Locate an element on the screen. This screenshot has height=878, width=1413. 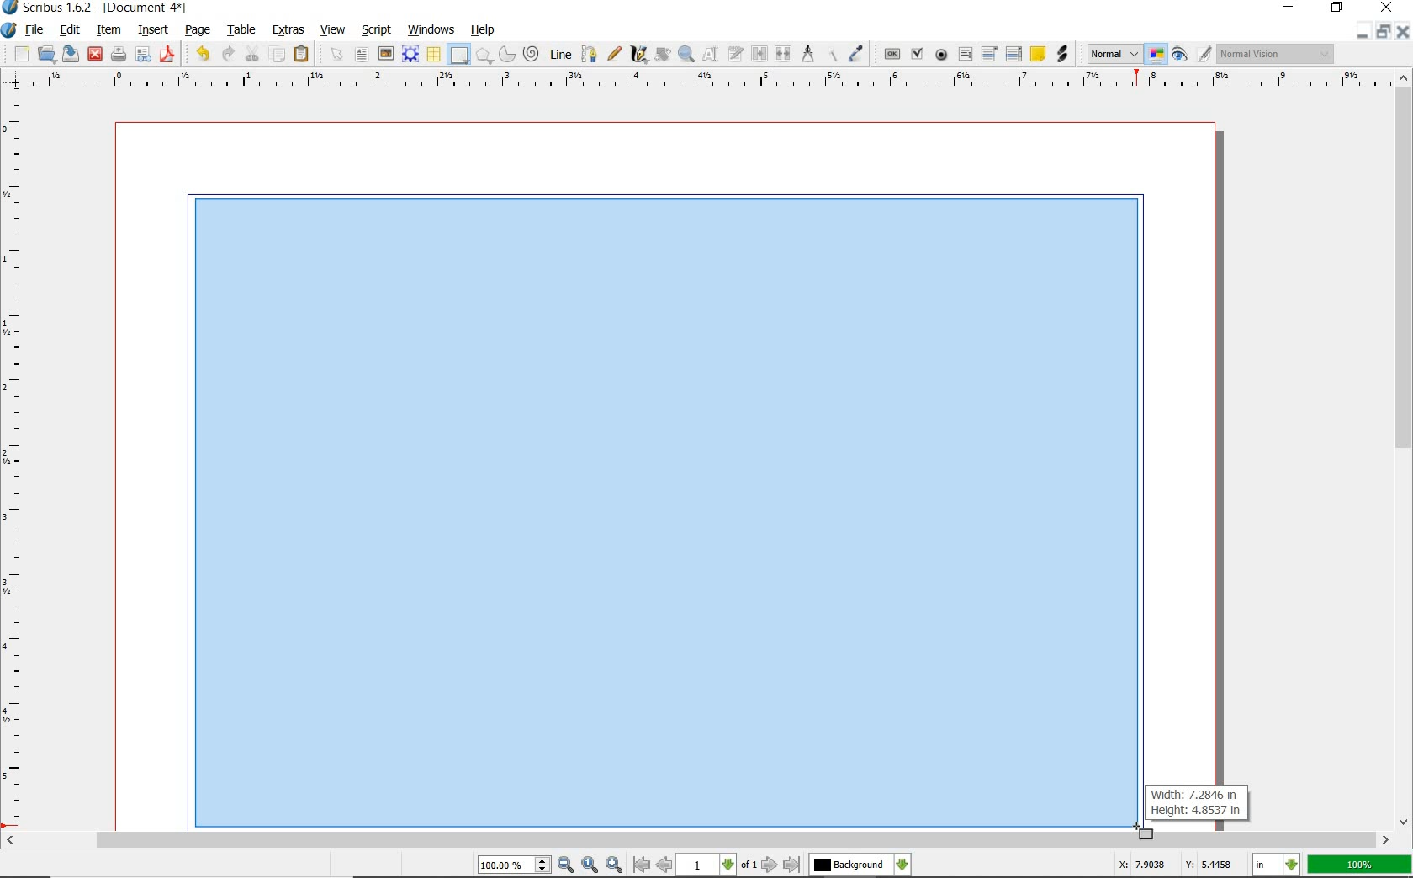
preflight verifier is located at coordinates (144, 55).